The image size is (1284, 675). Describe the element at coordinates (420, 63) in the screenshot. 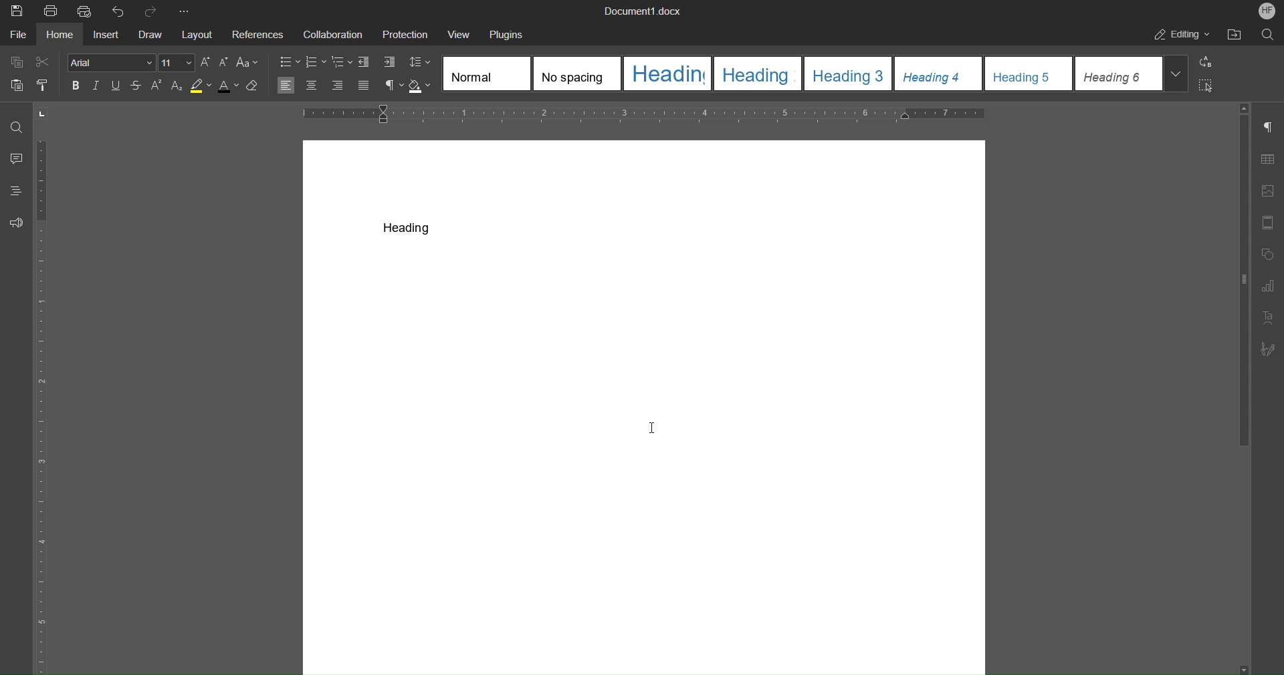

I see `Line Spacing` at that location.